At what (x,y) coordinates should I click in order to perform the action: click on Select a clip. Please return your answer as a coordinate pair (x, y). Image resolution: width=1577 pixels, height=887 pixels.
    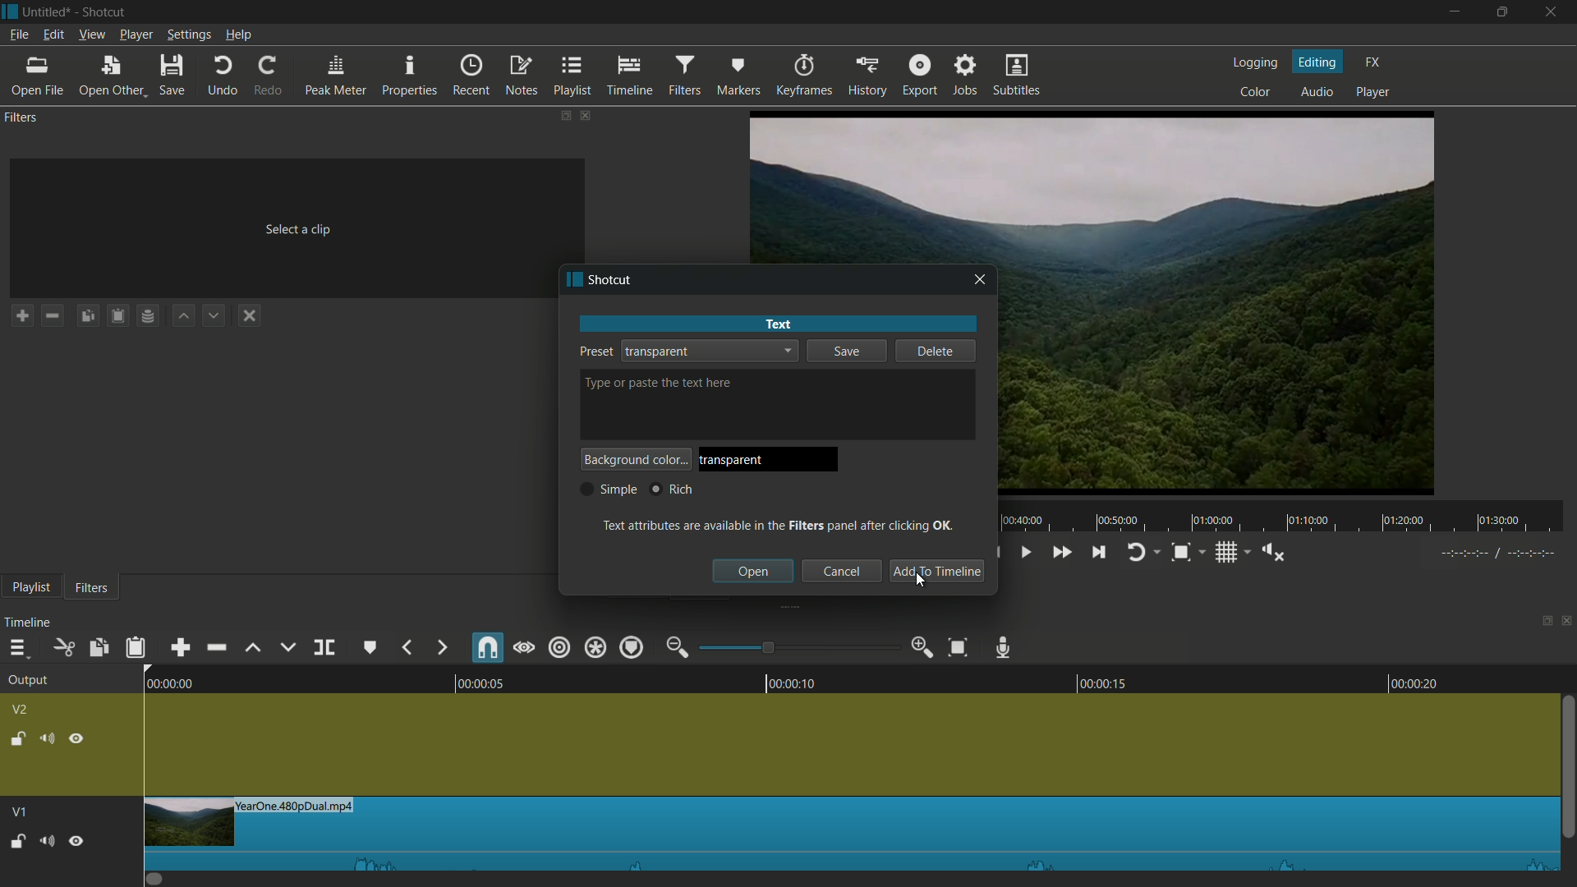
    Looking at the image, I should click on (291, 223).